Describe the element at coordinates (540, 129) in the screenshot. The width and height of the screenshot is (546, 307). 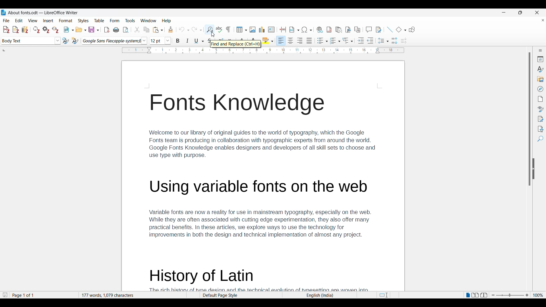
I see `Accessibility check` at that location.